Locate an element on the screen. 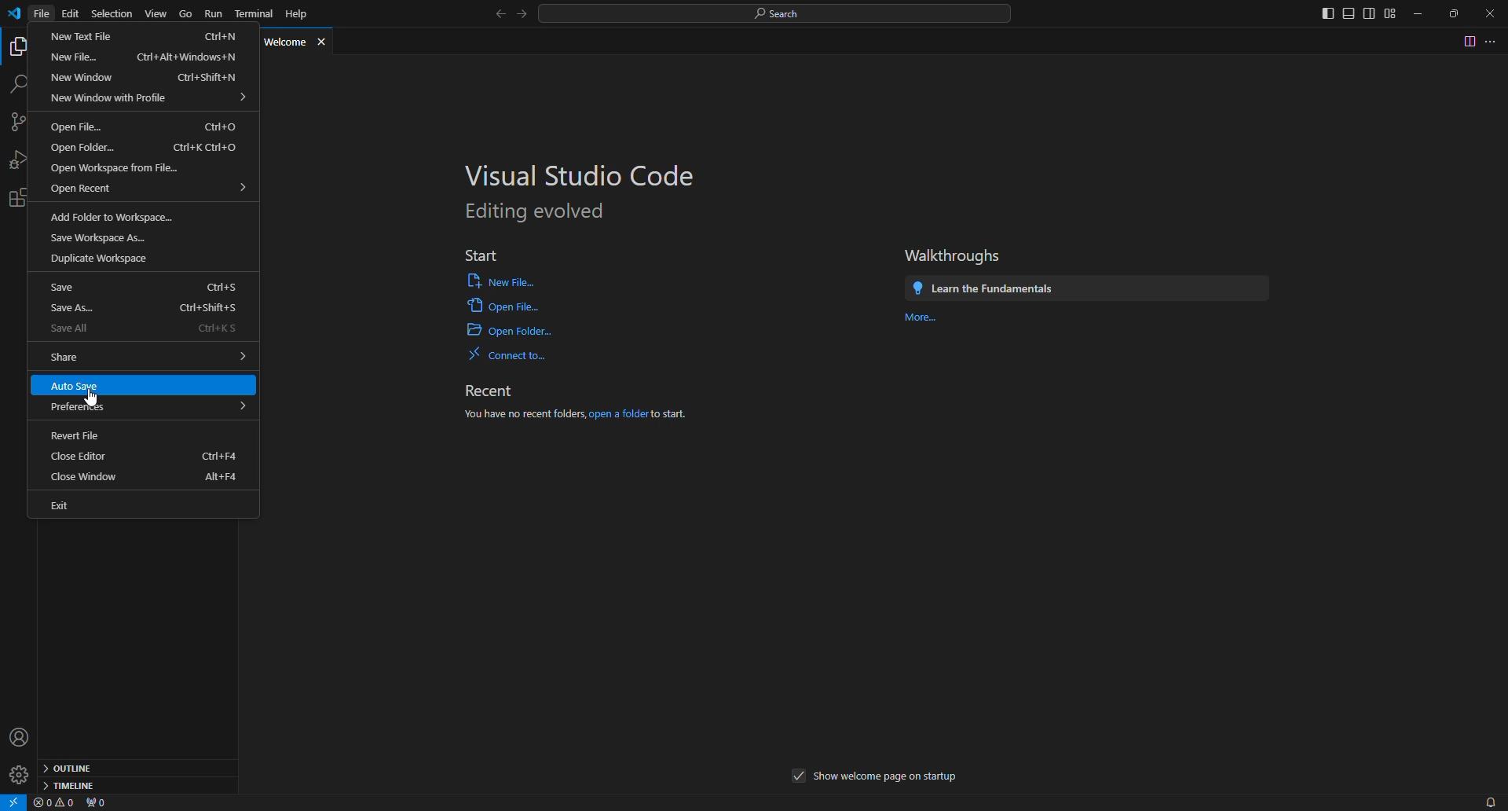 This screenshot has height=811, width=1508. open folder is located at coordinates (83, 149).